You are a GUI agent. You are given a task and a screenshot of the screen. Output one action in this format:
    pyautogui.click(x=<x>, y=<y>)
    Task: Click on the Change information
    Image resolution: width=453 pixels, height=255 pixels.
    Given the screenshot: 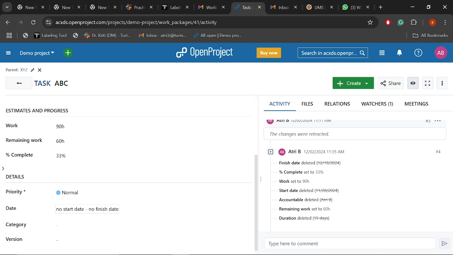 What is the action you would take?
    pyautogui.click(x=356, y=134)
    